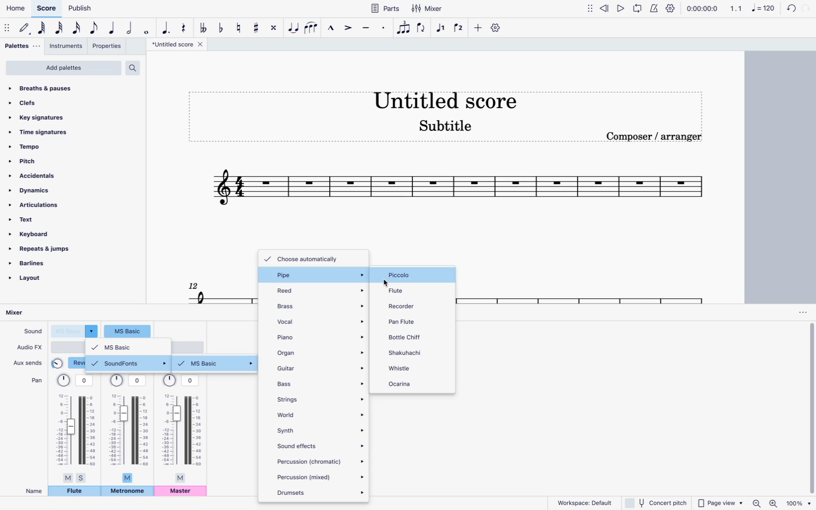  What do you see at coordinates (43, 28) in the screenshot?
I see `64th note` at bounding box center [43, 28].